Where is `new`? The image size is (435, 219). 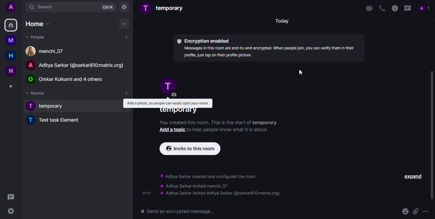
new is located at coordinates (10, 70).